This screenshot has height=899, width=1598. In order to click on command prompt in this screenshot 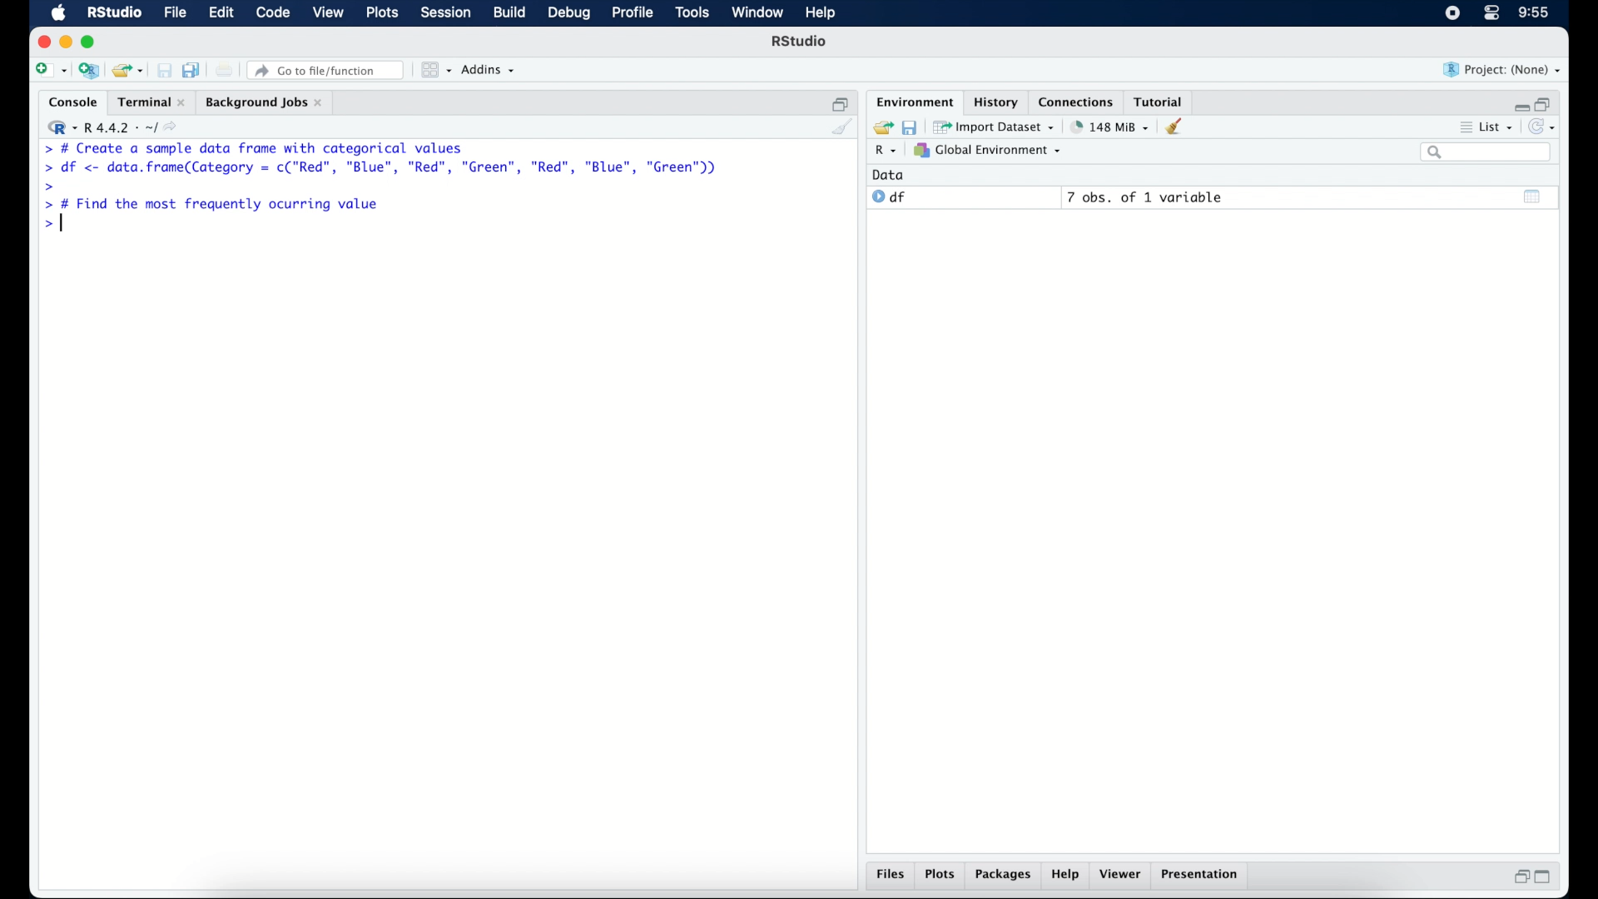, I will do `click(42, 148)`.